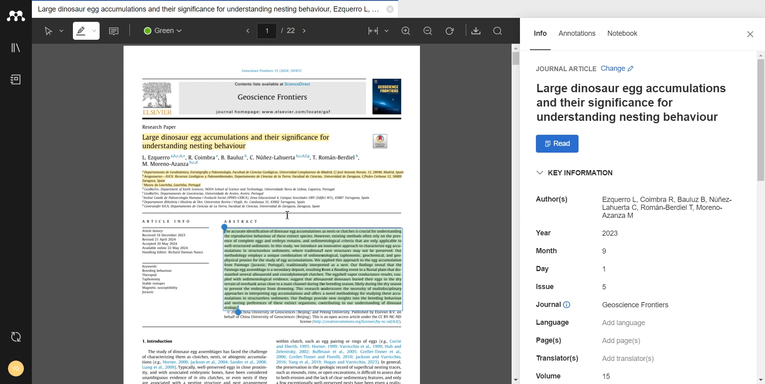  I want to click on Download, so click(476, 31).